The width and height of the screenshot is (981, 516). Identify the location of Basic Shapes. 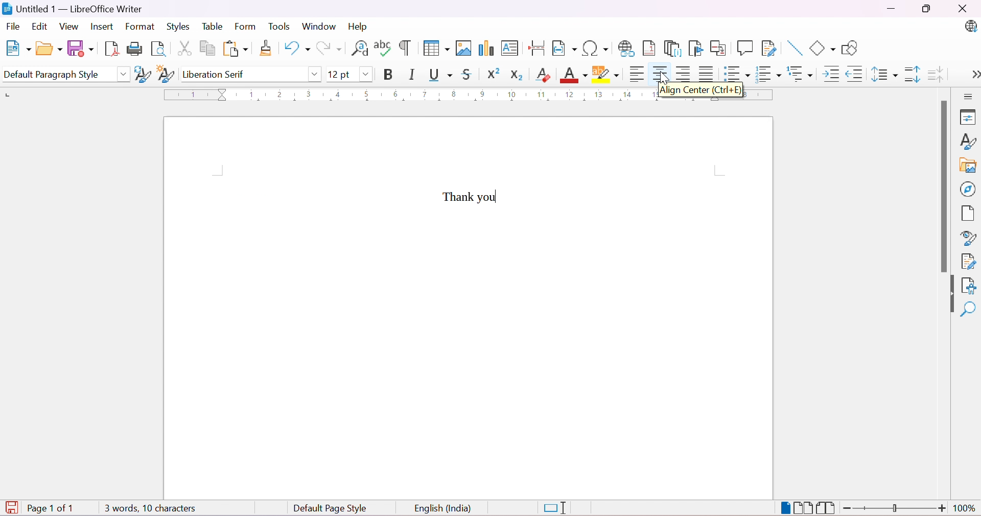
(823, 49).